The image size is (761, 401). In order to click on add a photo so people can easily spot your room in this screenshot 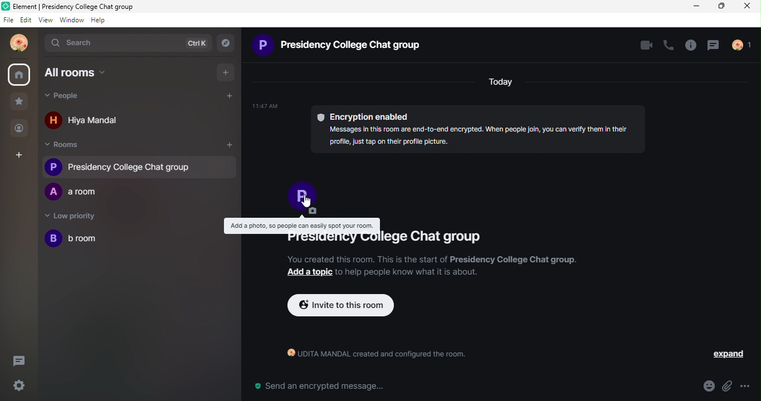, I will do `click(303, 205)`.